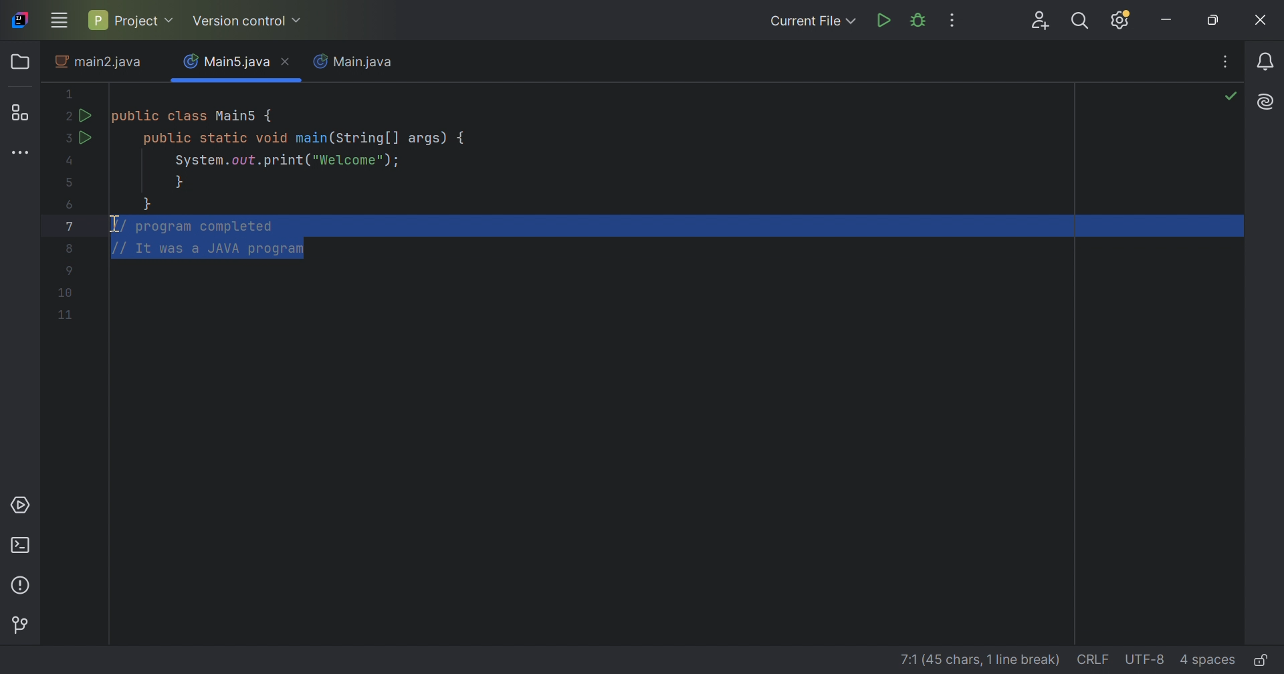 This screenshot has height=674, width=1284. I want to click on Debug, so click(920, 20).